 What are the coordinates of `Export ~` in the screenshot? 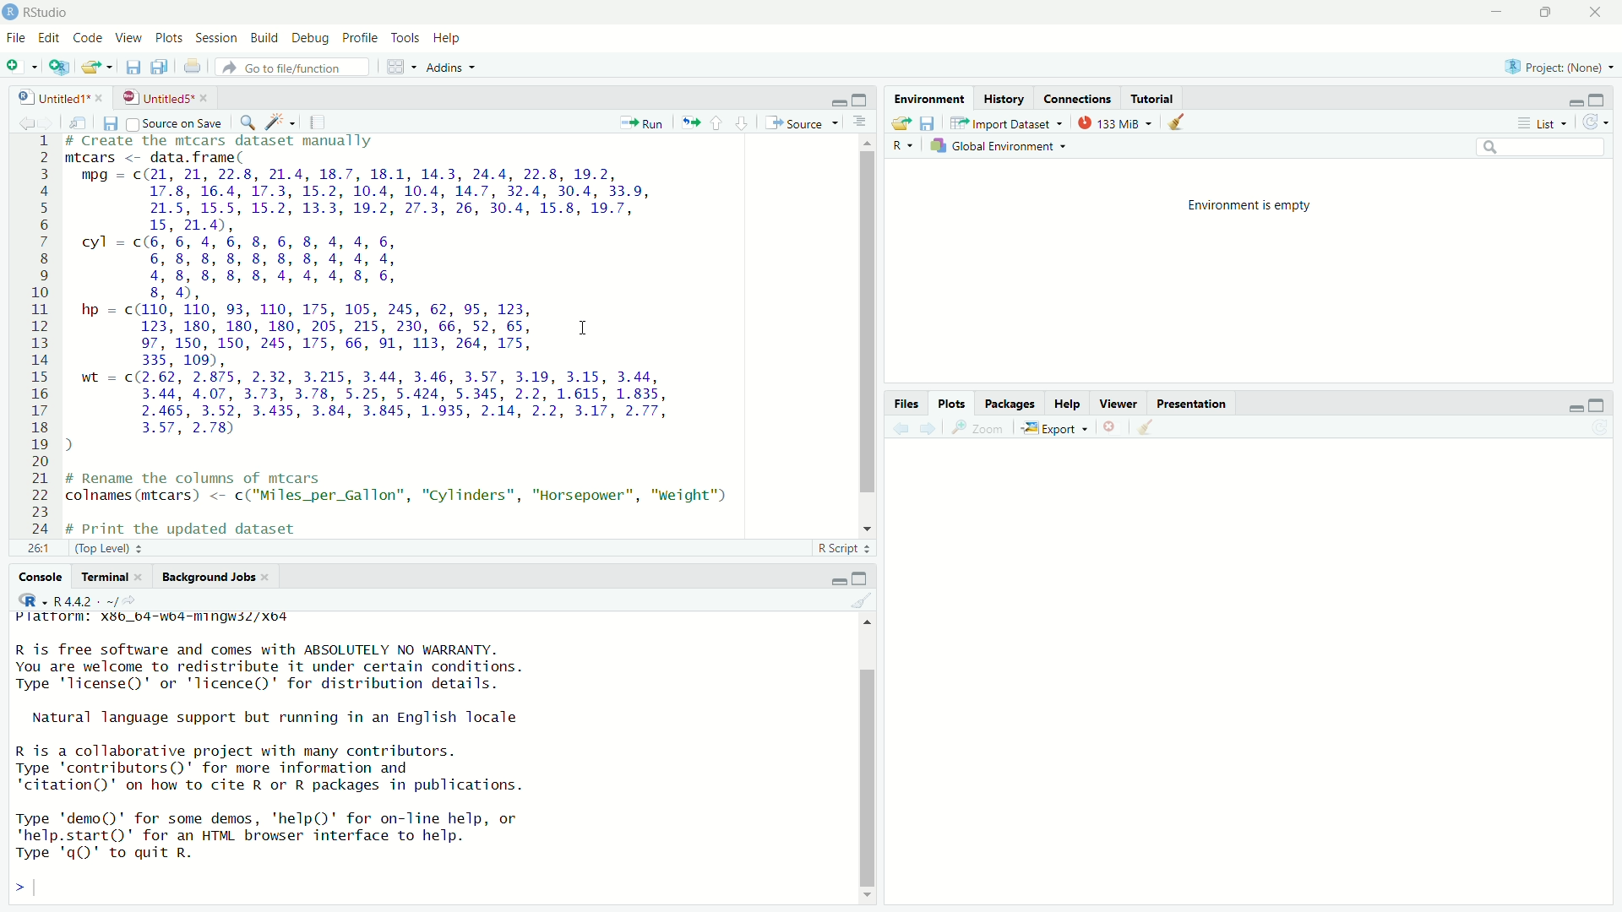 It's located at (1054, 429).